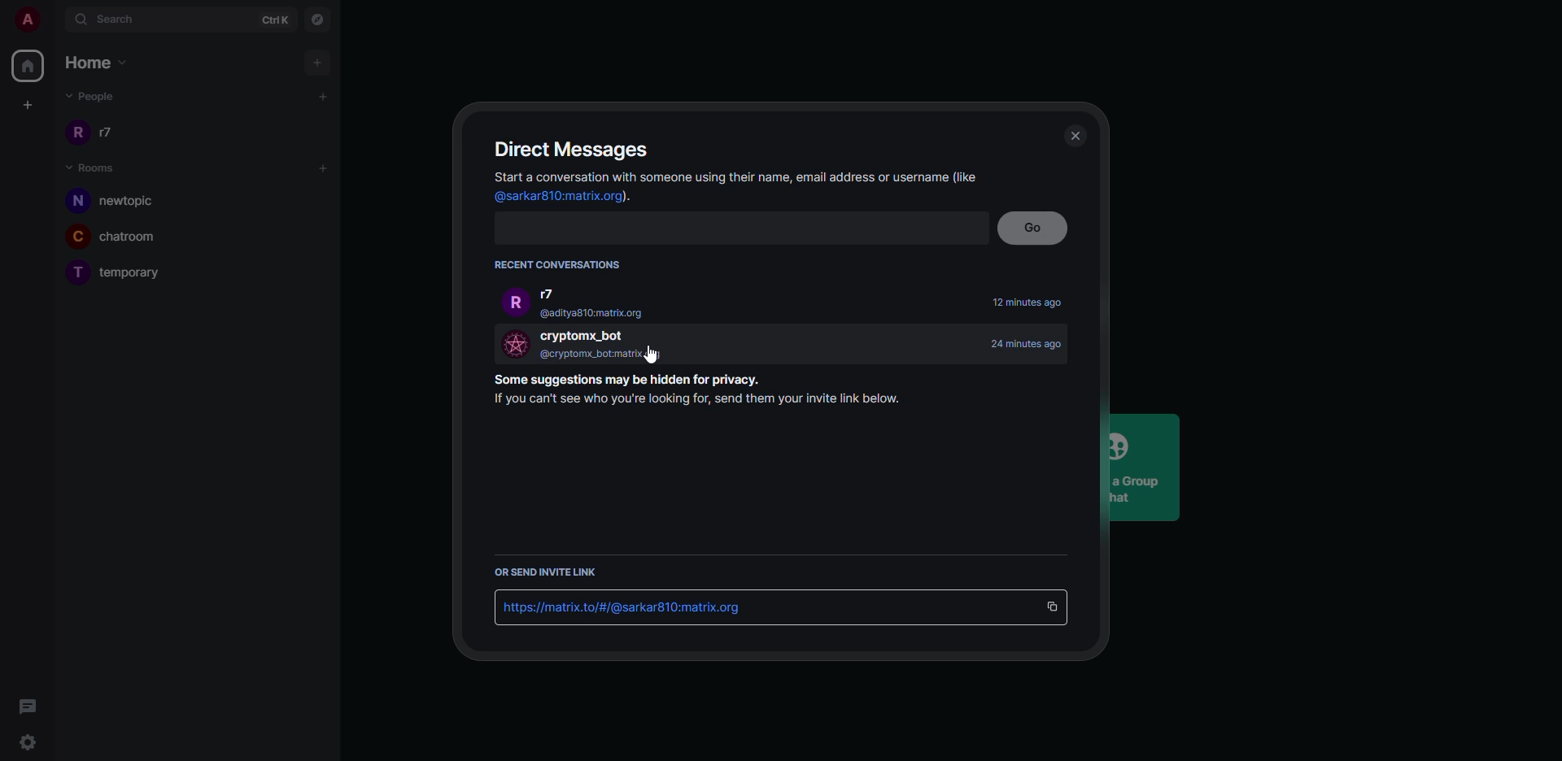 The image size is (1562, 761). I want to click on r, so click(78, 133).